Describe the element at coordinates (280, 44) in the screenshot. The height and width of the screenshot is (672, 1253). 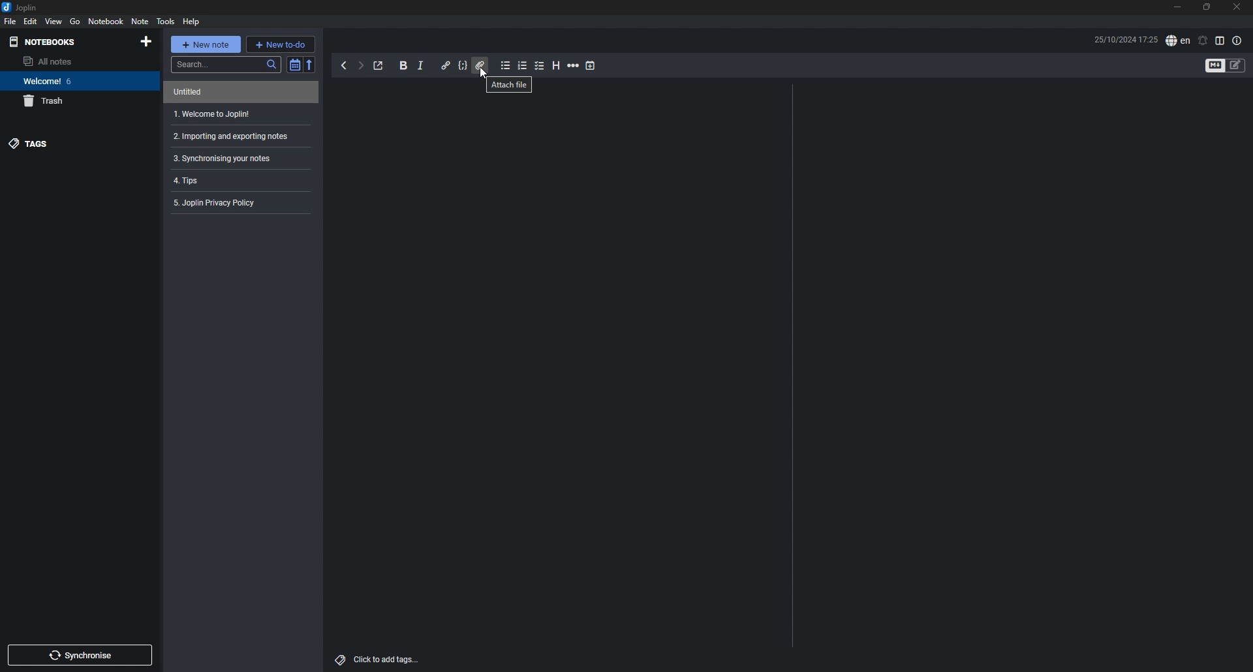
I see `new todo` at that location.